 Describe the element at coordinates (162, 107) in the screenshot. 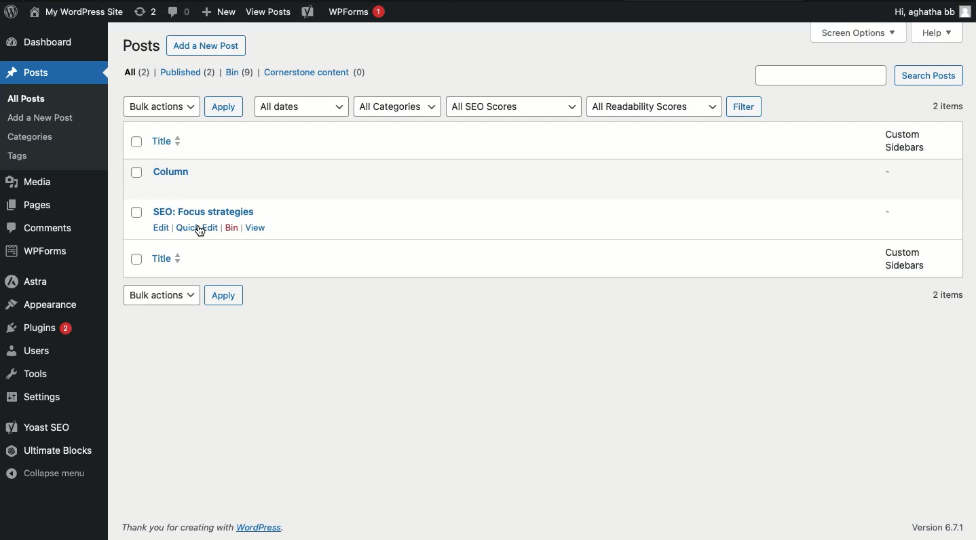

I see `Bulk actions` at that location.